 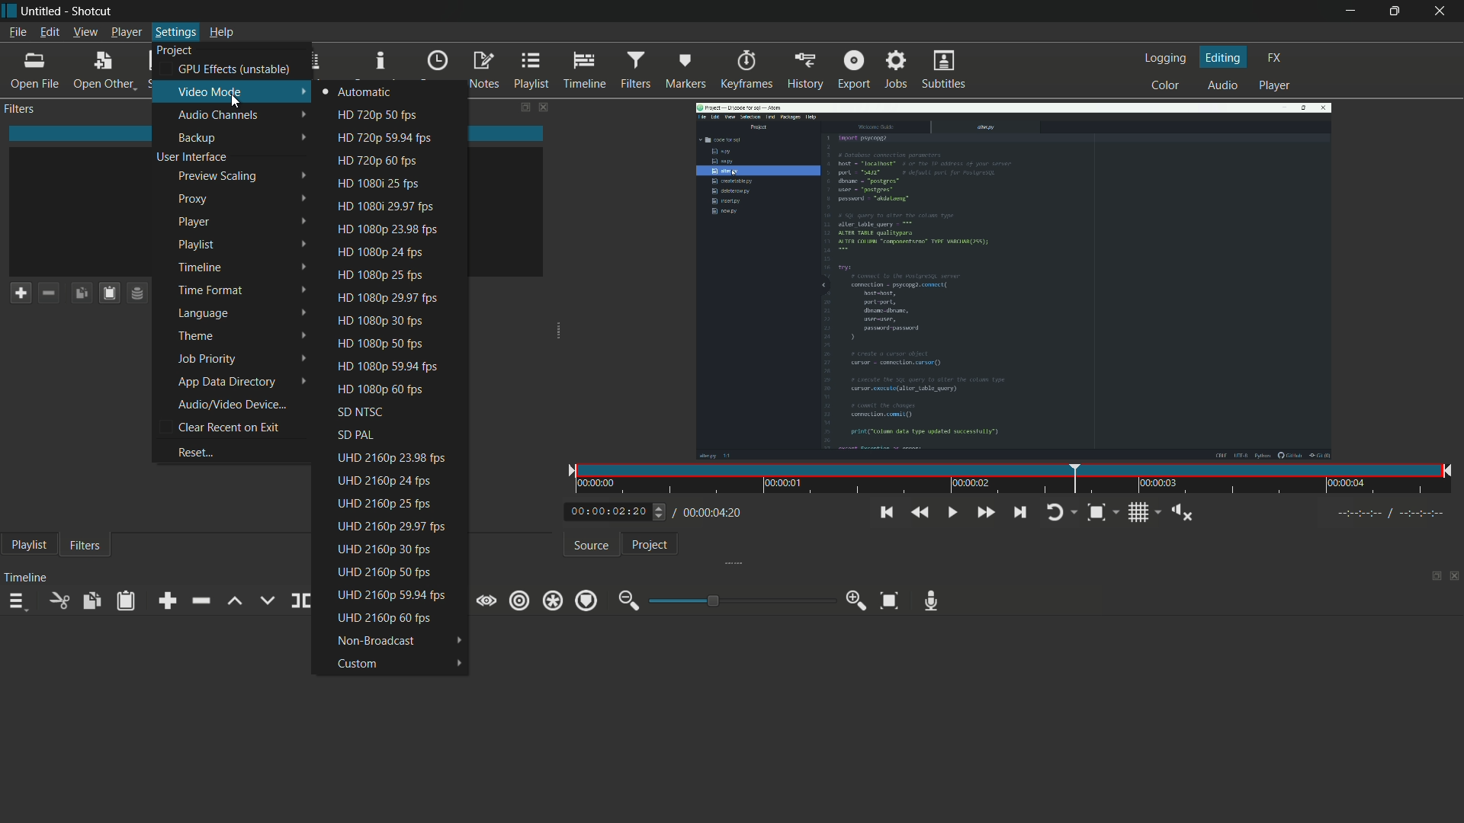 I want to click on , so click(x=660, y=512).